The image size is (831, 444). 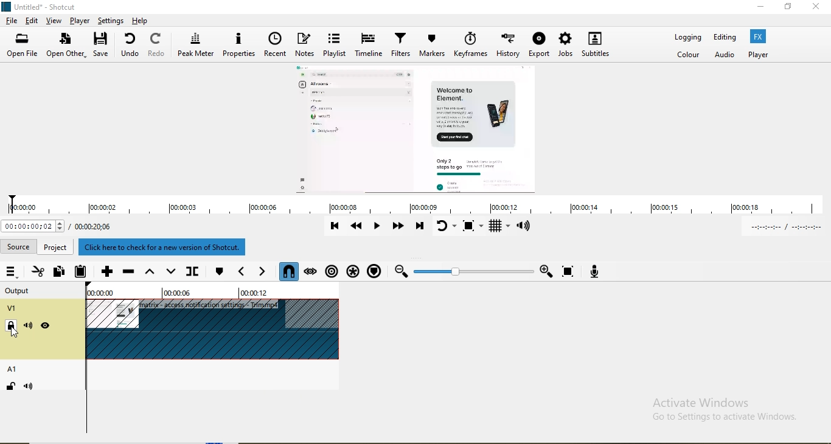 What do you see at coordinates (305, 46) in the screenshot?
I see `notes` at bounding box center [305, 46].